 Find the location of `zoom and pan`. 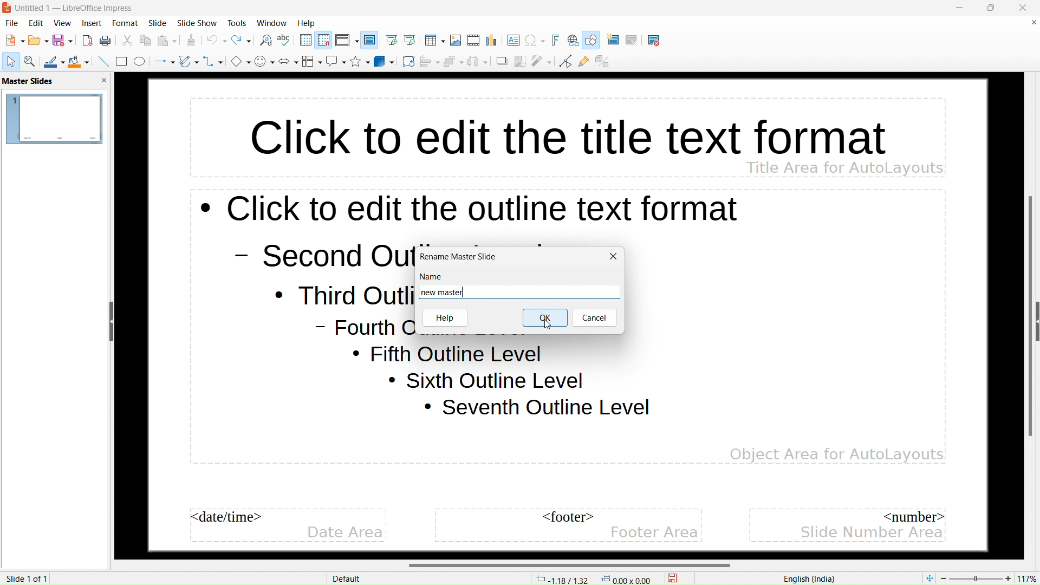

zoom and pan is located at coordinates (30, 61).